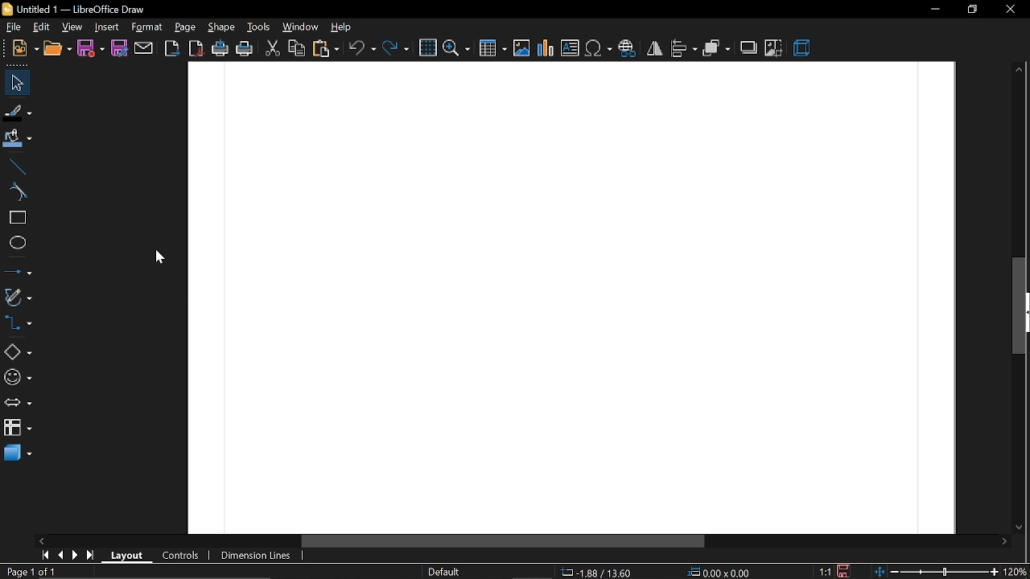  Describe the element at coordinates (427, 47) in the screenshot. I see `grid` at that location.